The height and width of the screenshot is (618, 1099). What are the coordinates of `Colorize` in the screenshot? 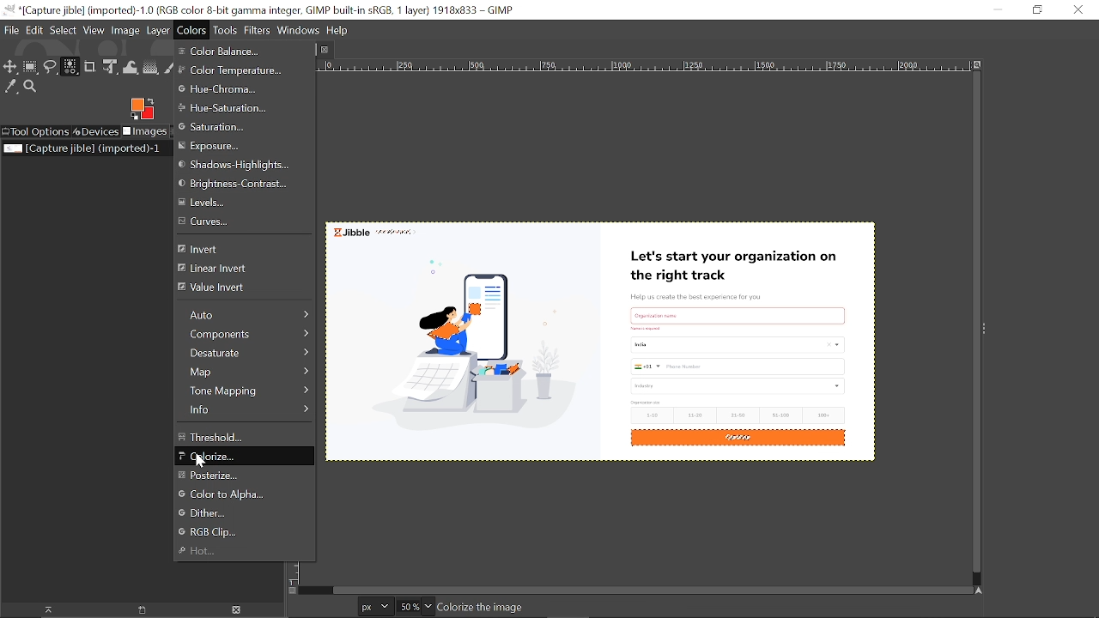 It's located at (243, 457).